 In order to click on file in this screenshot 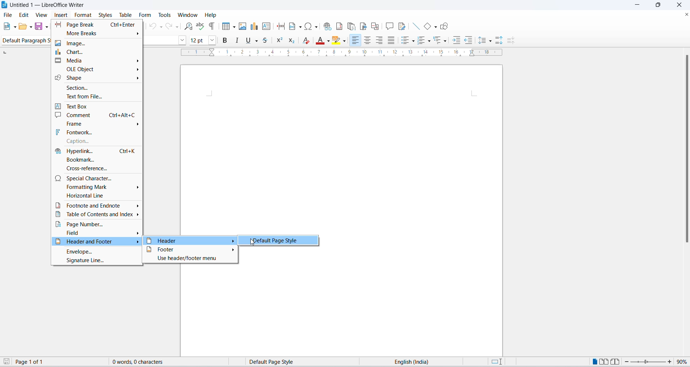, I will do `click(8, 15)`.